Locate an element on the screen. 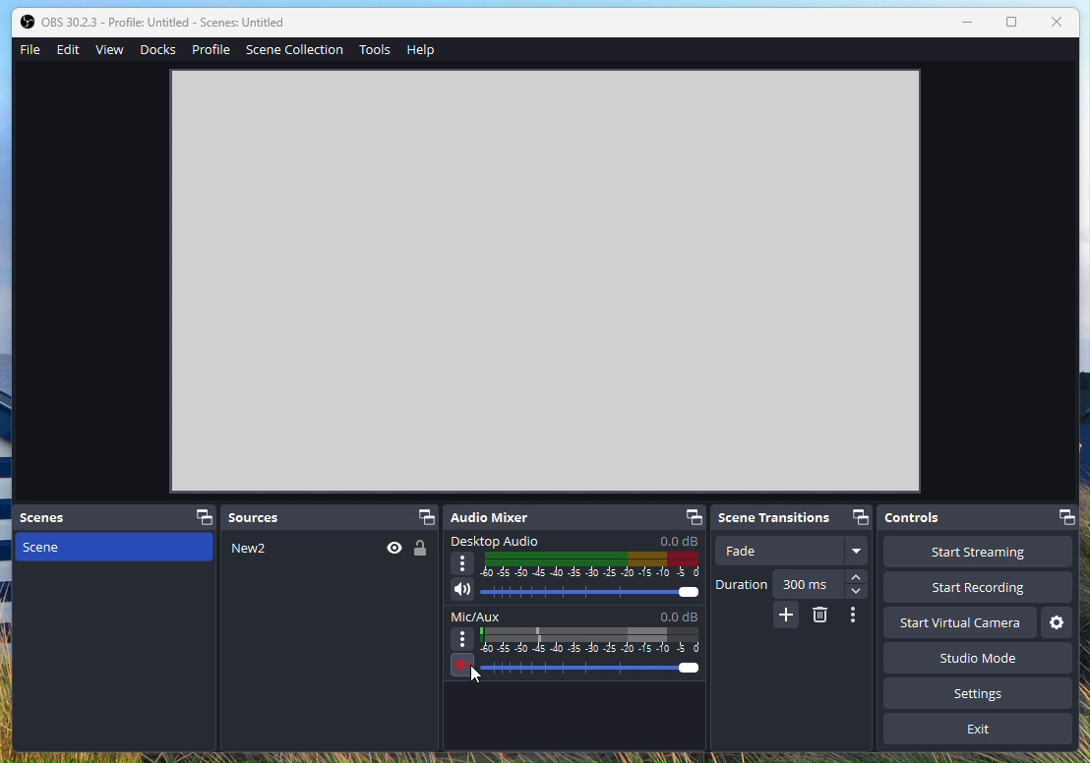 The width and height of the screenshot is (1090, 763). Scene Transitions is located at coordinates (795, 518).